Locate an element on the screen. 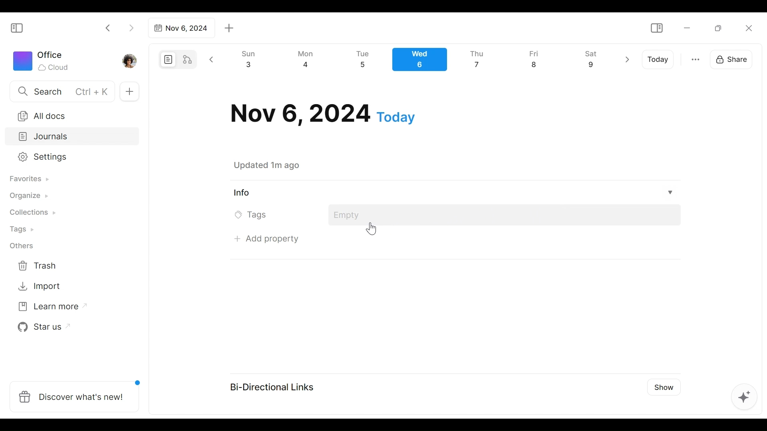 The width and height of the screenshot is (767, 431). Organize is located at coordinates (28, 196).